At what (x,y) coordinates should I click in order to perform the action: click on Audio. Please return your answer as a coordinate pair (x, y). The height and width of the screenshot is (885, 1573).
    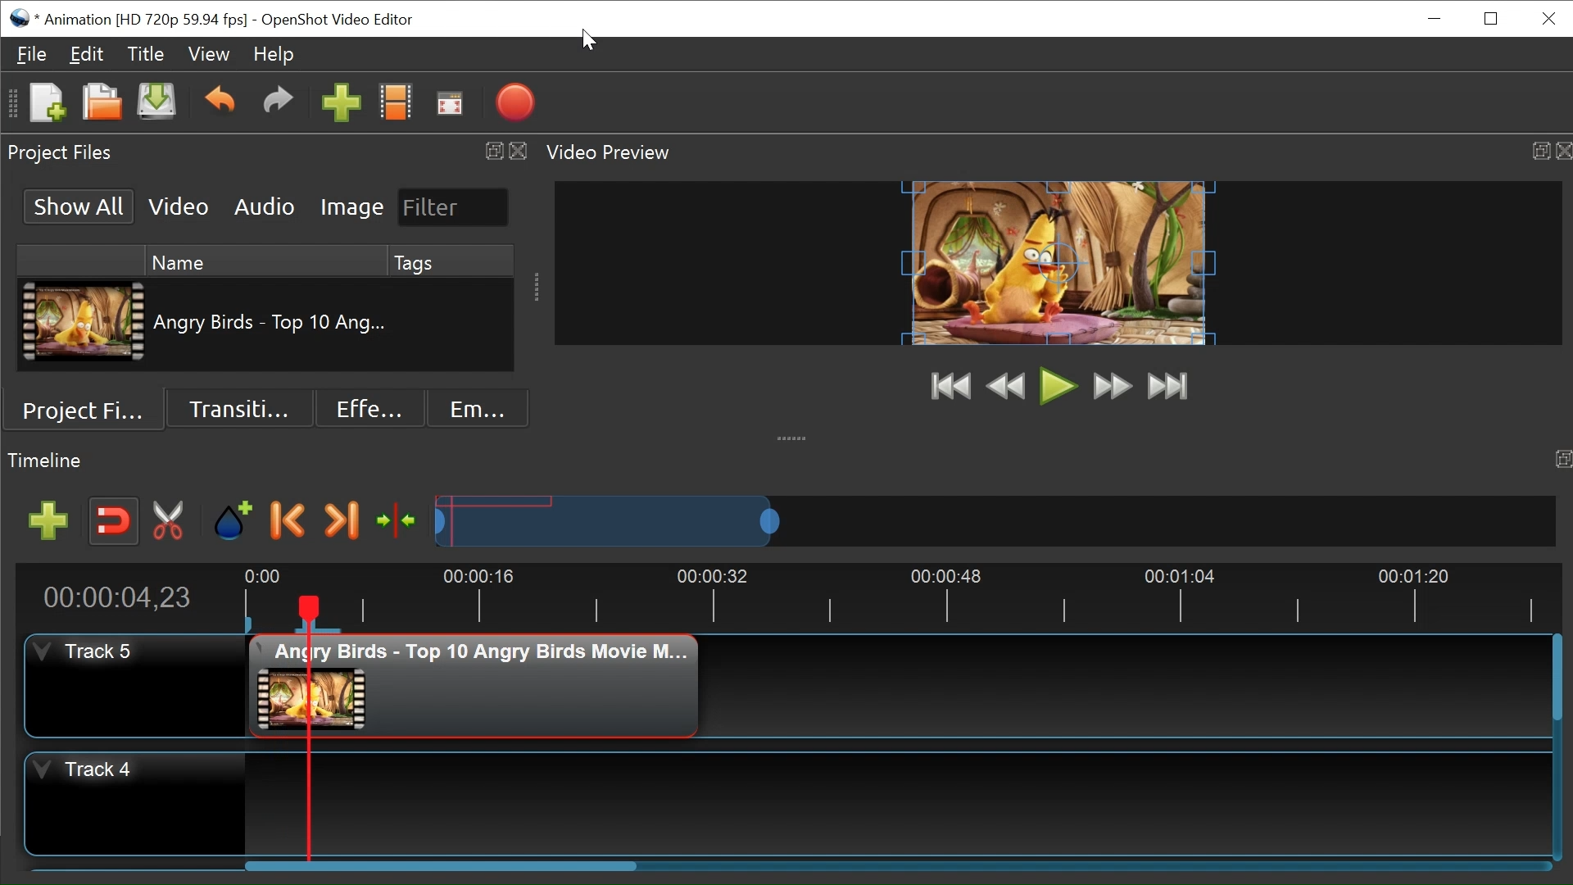
    Looking at the image, I should click on (267, 206).